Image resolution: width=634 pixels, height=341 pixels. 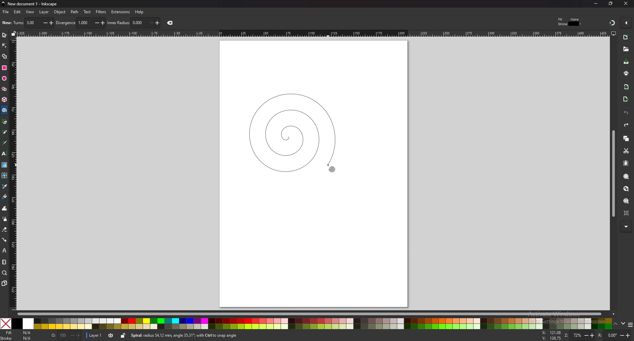 I want to click on lpe, so click(x=4, y=251).